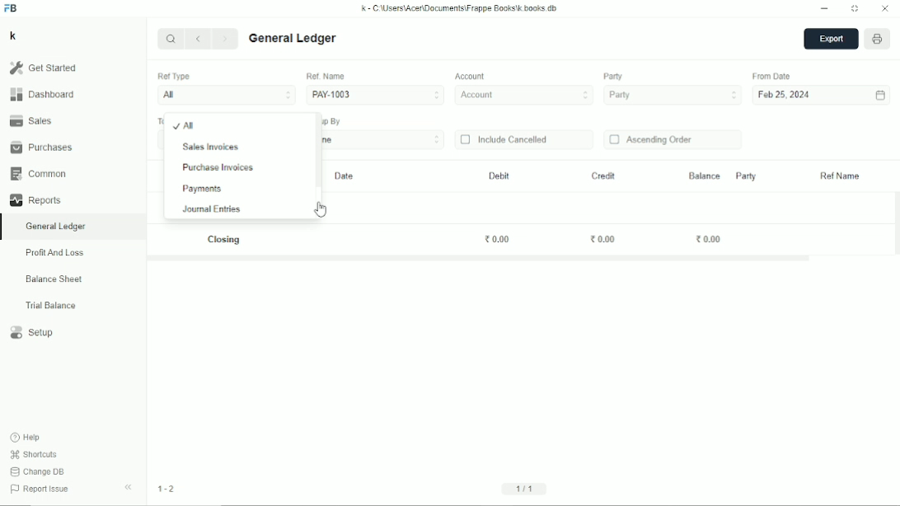 The width and height of the screenshot is (900, 506). Describe the element at coordinates (35, 455) in the screenshot. I see `Shortcuts` at that location.